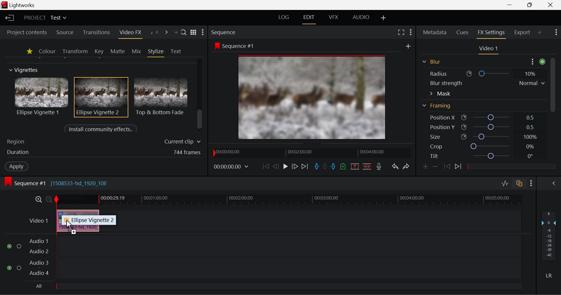 The image size is (561, 295). What do you see at coordinates (333, 165) in the screenshot?
I see `Mark Out` at bounding box center [333, 165].